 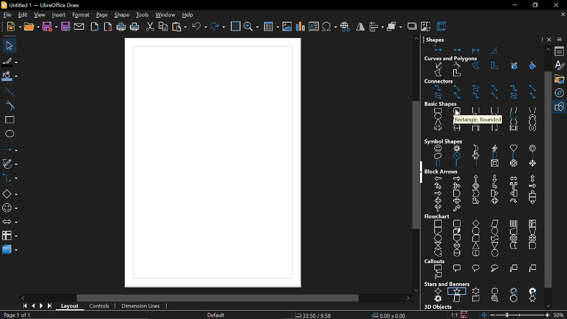 What do you see at coordinates (541, 40) in the screenshot?
I see `help` at bounding box center [541, 40].